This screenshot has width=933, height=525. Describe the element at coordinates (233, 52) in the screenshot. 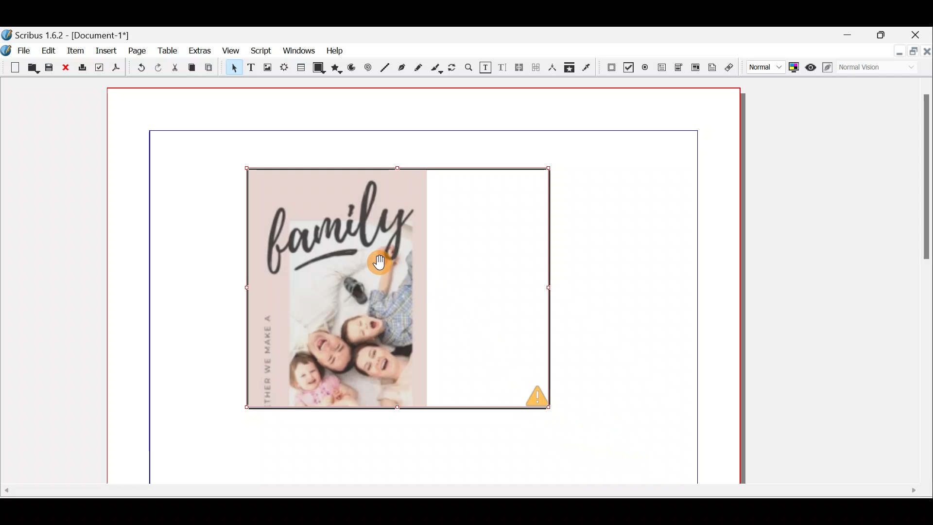

I see `View` at that location.